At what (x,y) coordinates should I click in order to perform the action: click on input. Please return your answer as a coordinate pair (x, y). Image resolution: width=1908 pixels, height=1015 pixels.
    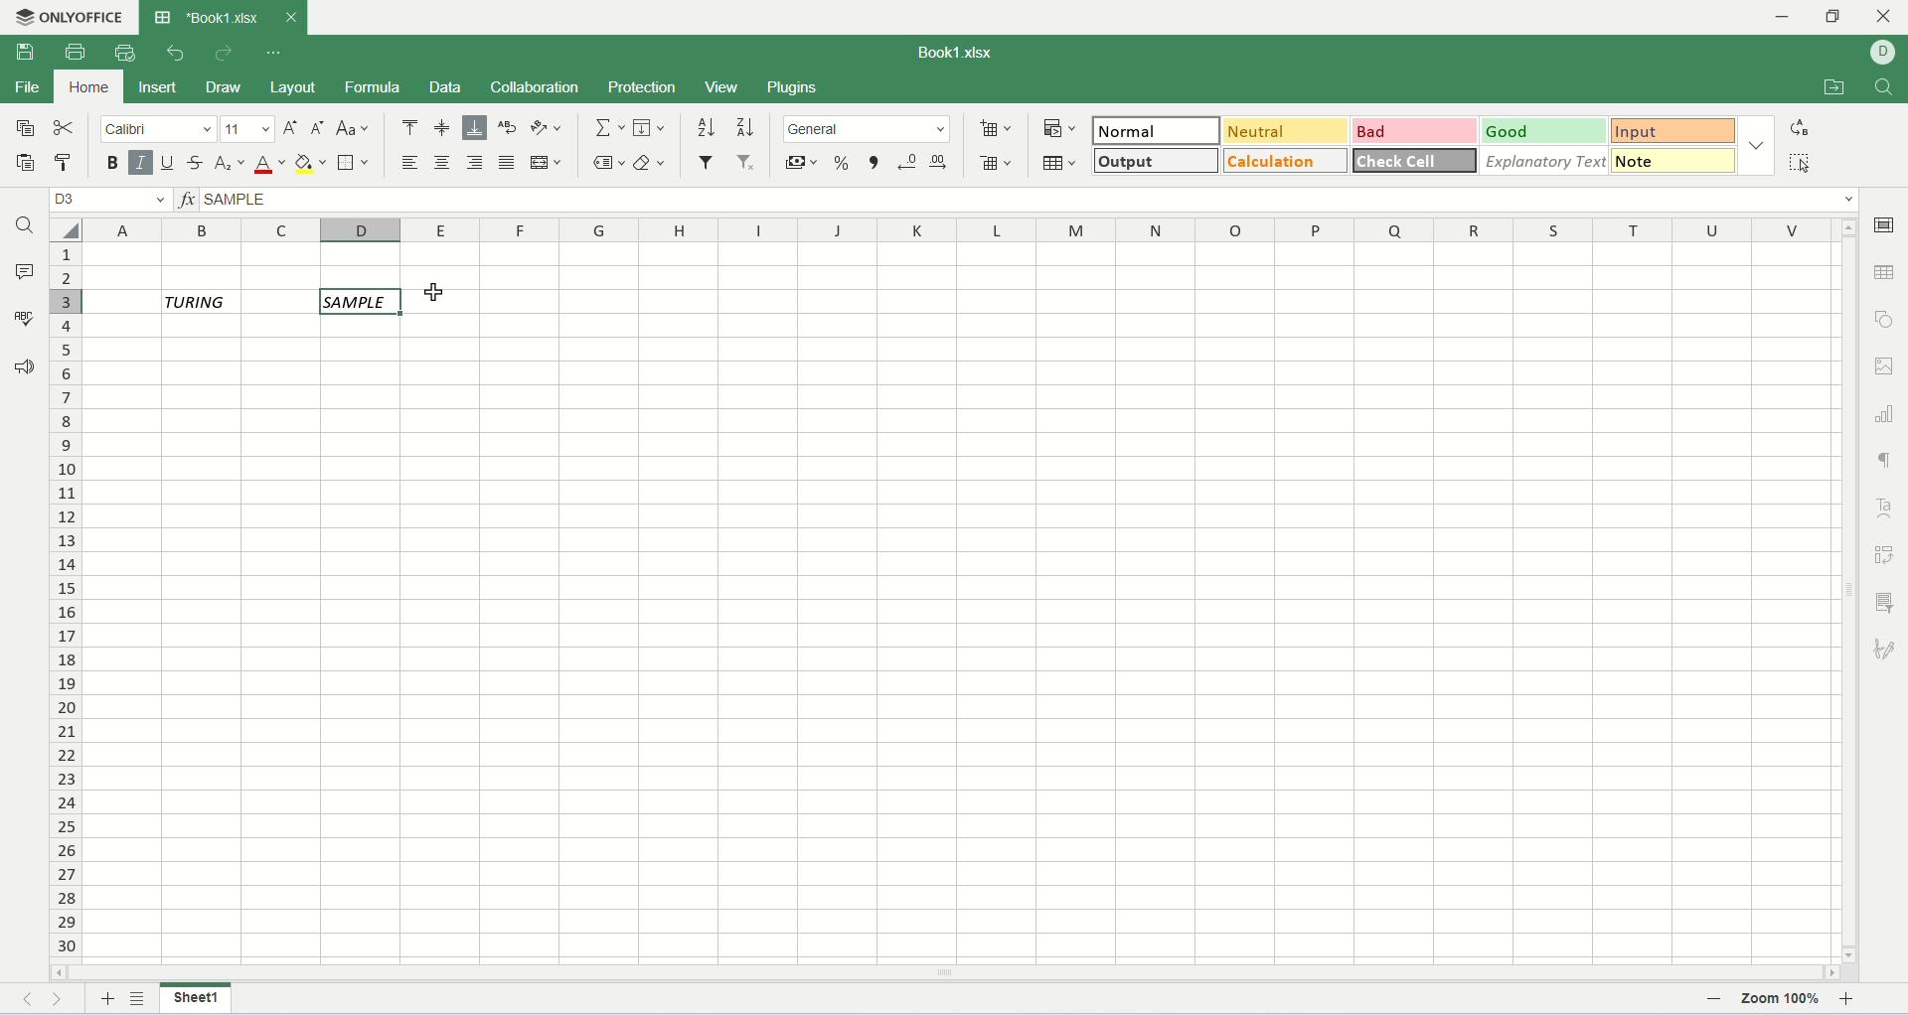
    Looking at the image, I should click on (1677, 131).